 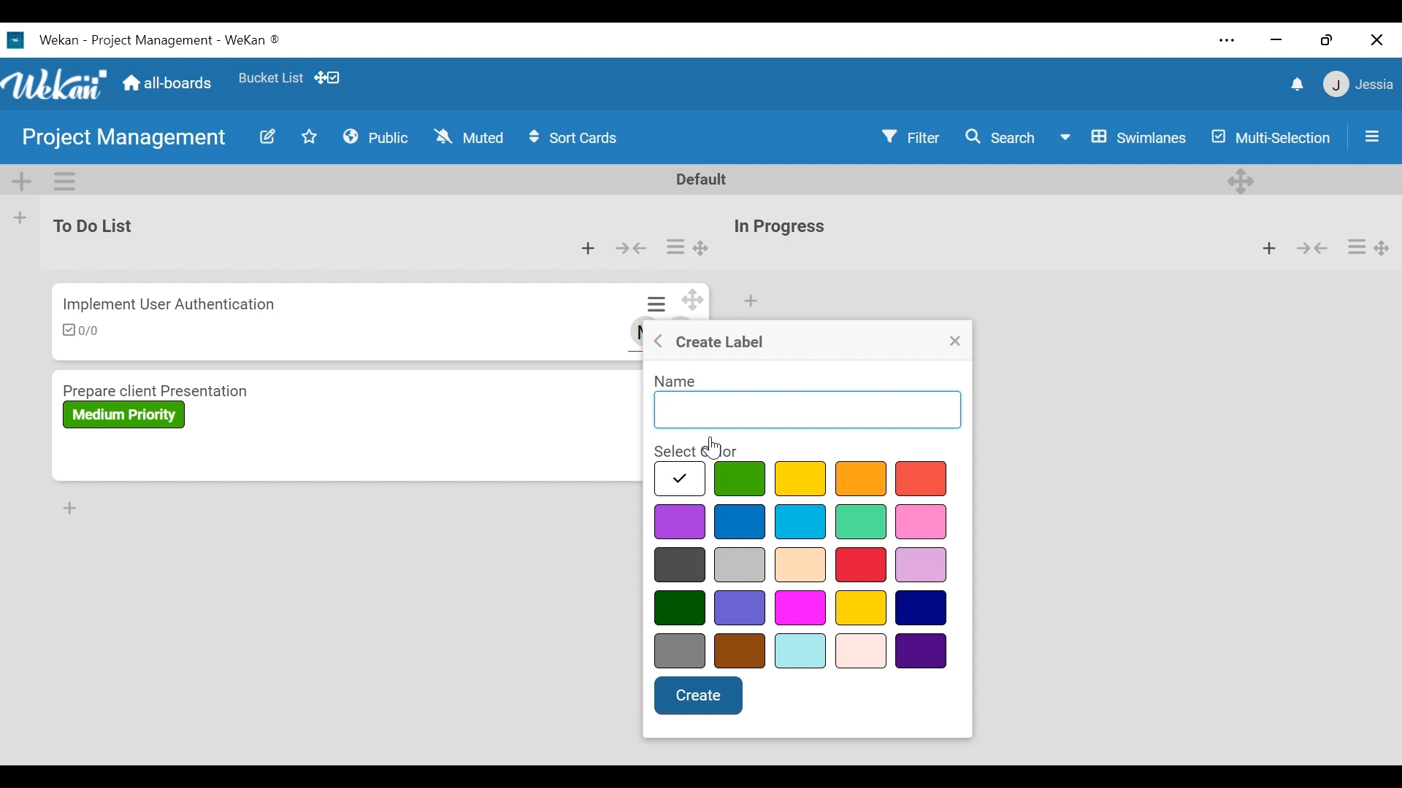 What do you see at coordinates (778, 228) in the screenshot?
I see `List Title` at bounding box center [778, 228].